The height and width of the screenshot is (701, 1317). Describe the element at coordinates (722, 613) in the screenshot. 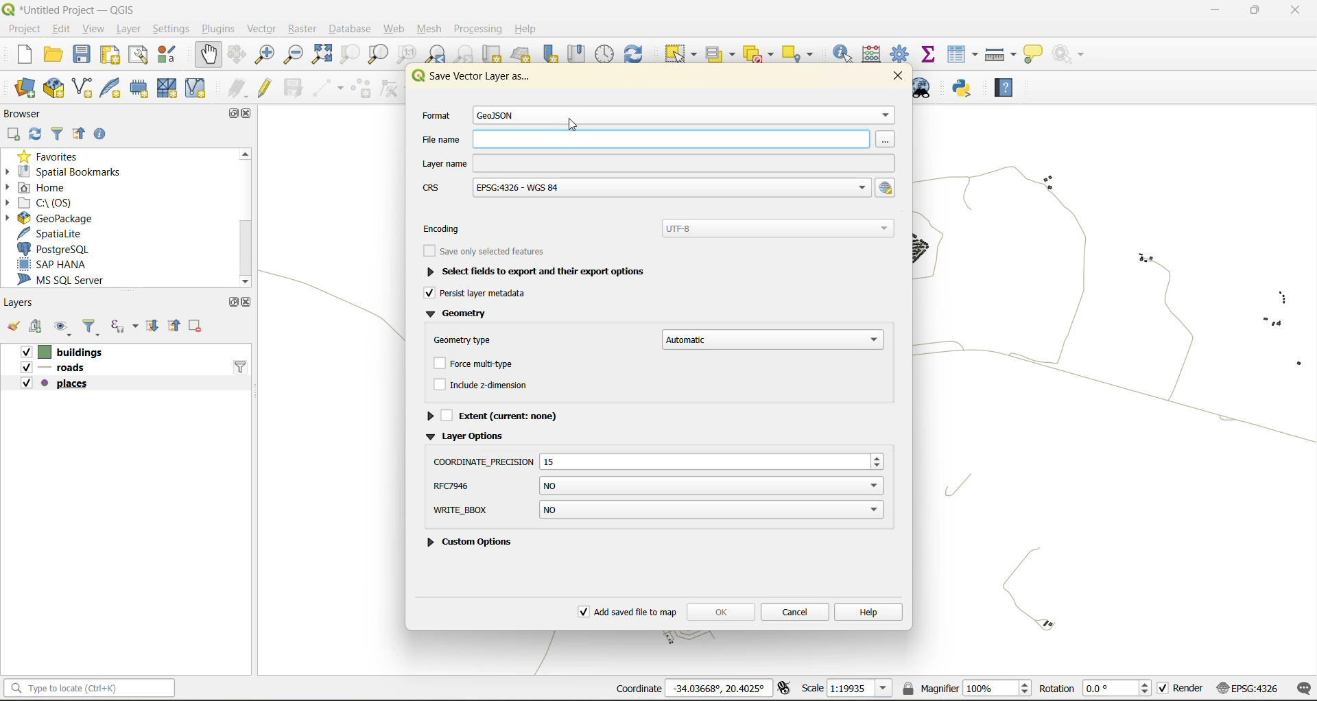

I see `ok` at that location.